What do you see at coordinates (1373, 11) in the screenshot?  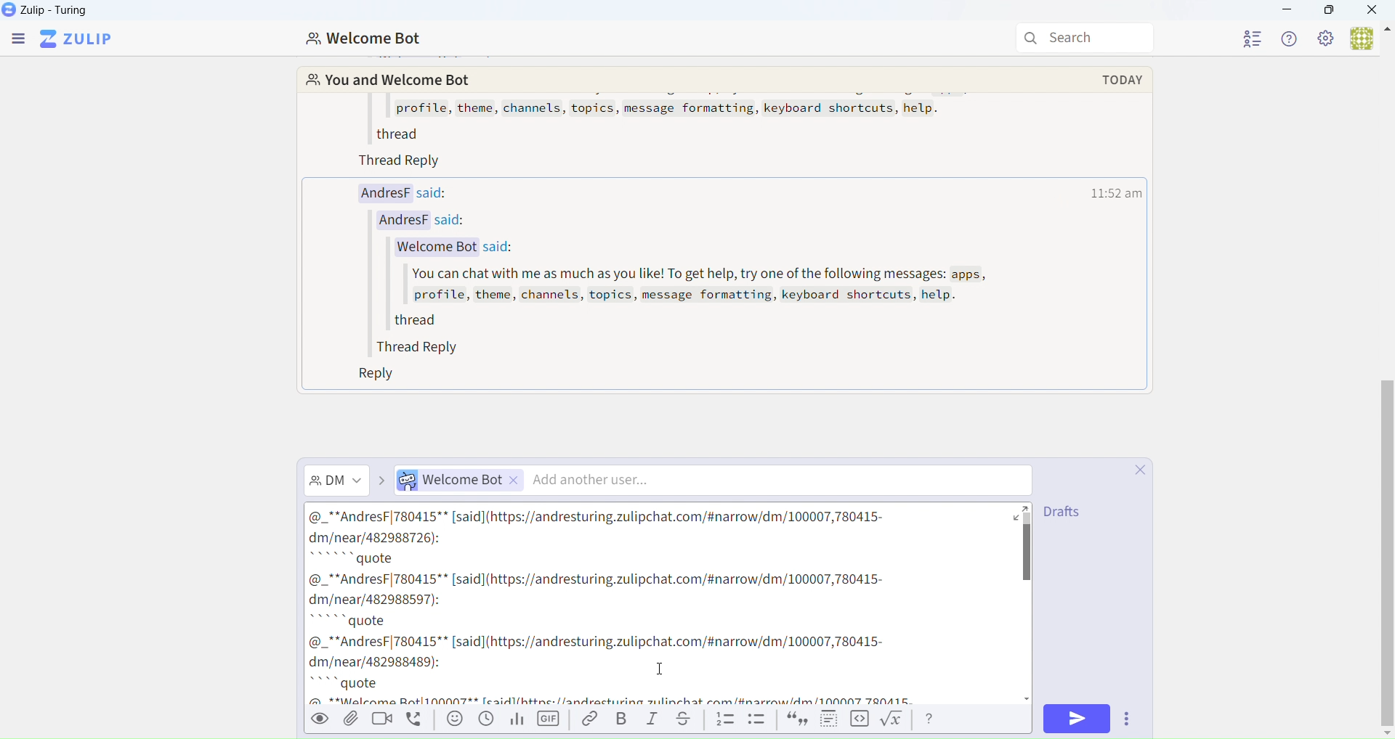 I see `Close` at bounding box center [1373, 11].